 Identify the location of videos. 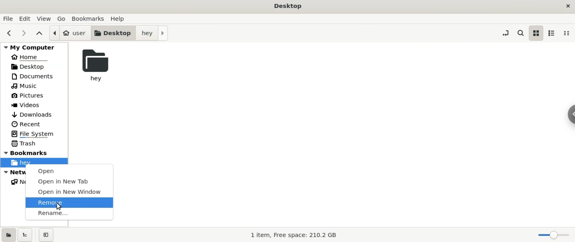
(28, 105).